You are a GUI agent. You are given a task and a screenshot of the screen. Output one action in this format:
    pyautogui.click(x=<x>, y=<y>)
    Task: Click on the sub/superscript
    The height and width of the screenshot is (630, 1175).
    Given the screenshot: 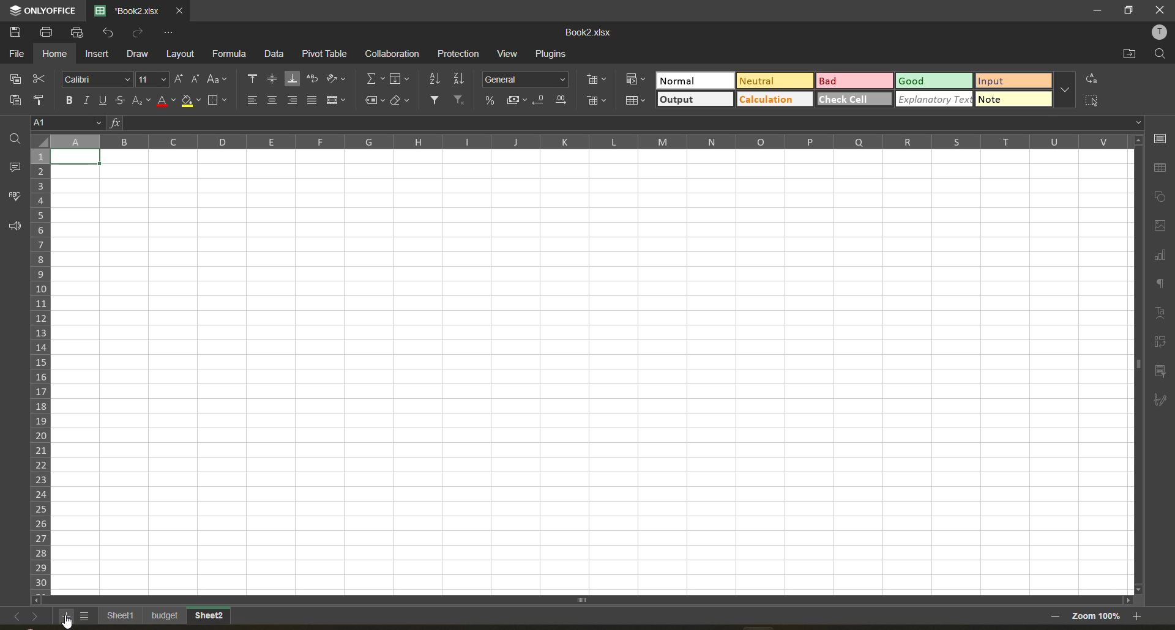 What is the action you would take?
    pyautogui.click(x=142, y=101)
    